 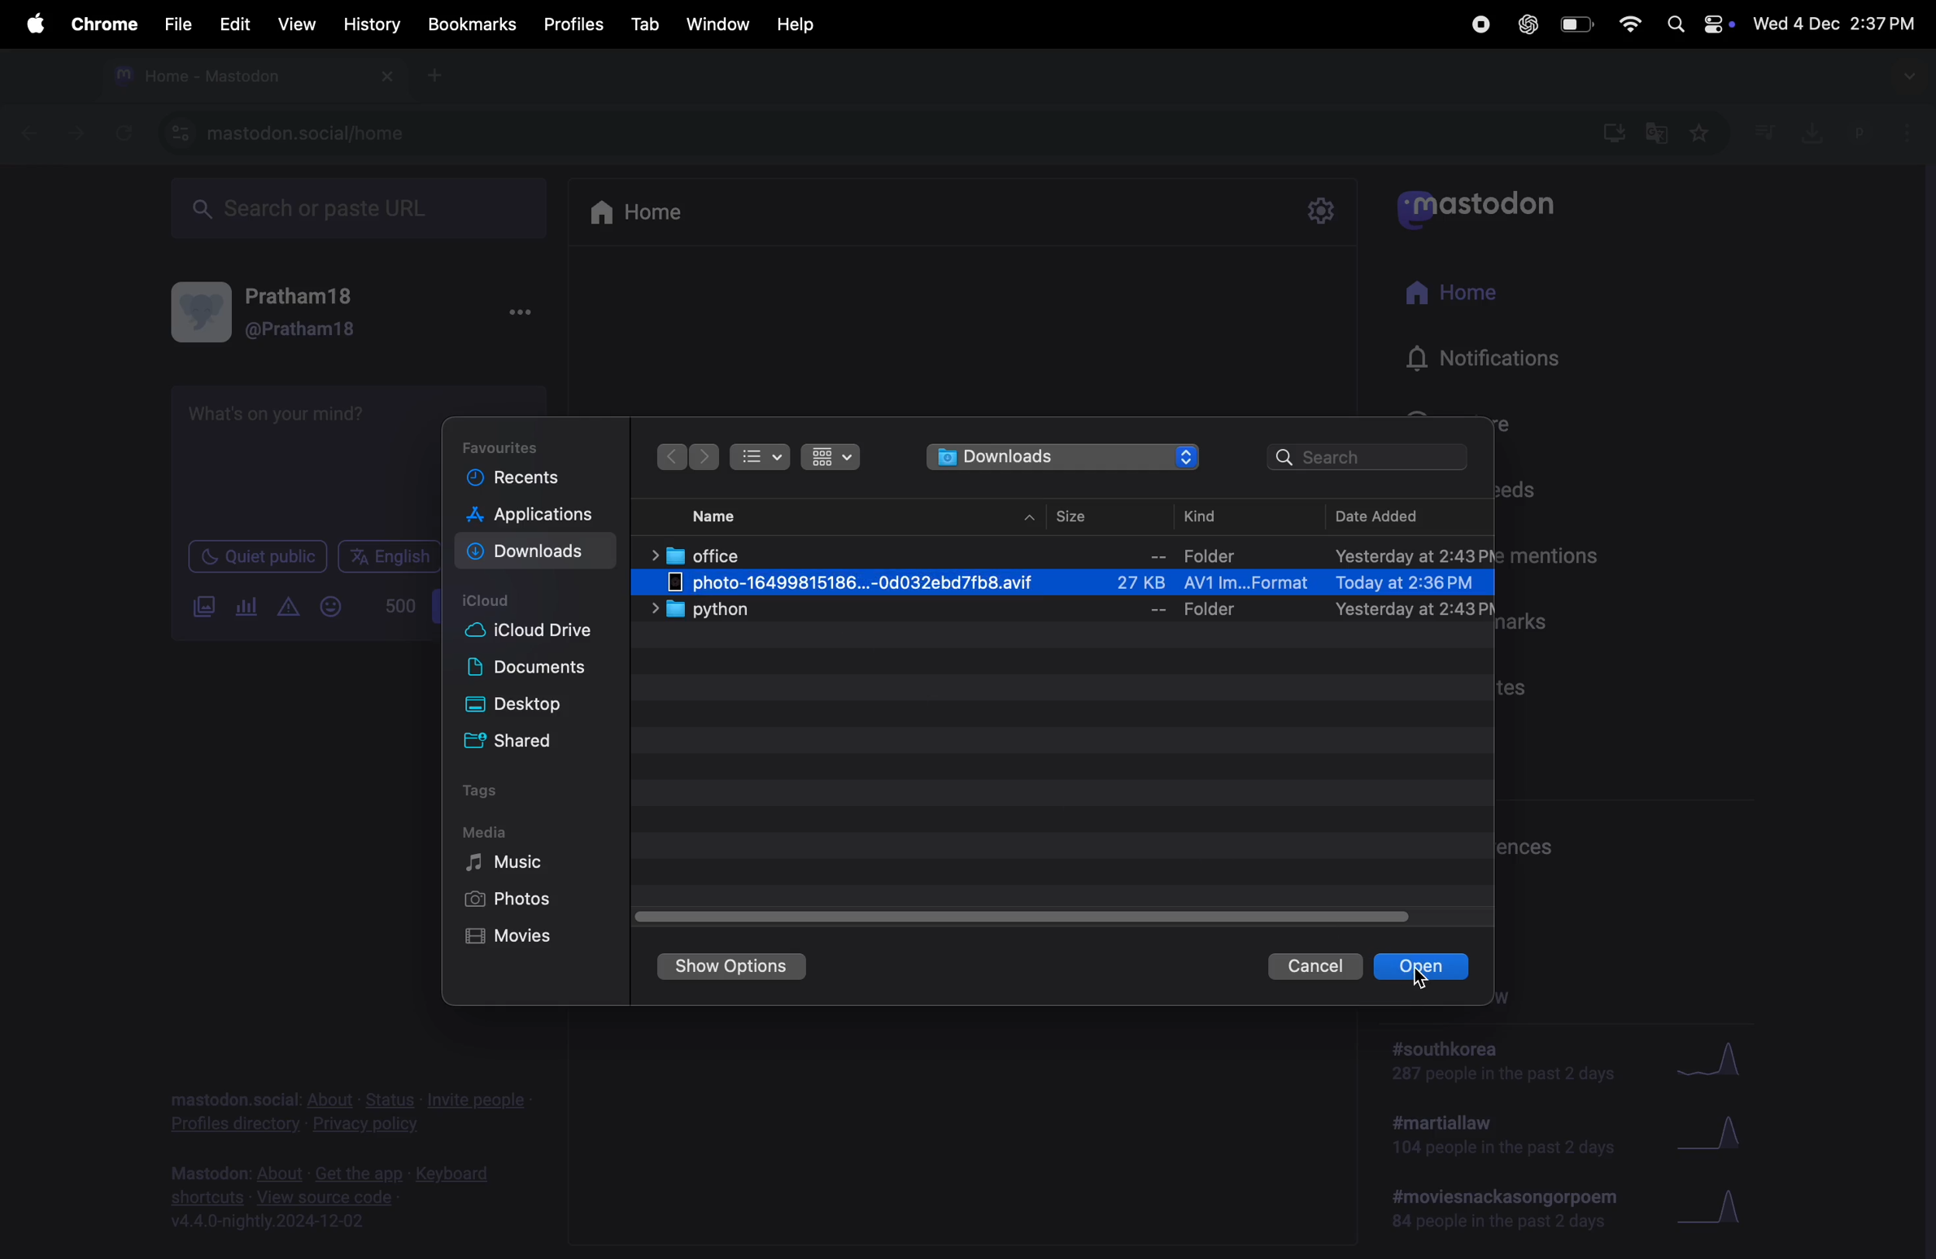 What do you see at coordinates (361, 205) in the screenshot?
I see `search url` at bounding box center [361, 205].